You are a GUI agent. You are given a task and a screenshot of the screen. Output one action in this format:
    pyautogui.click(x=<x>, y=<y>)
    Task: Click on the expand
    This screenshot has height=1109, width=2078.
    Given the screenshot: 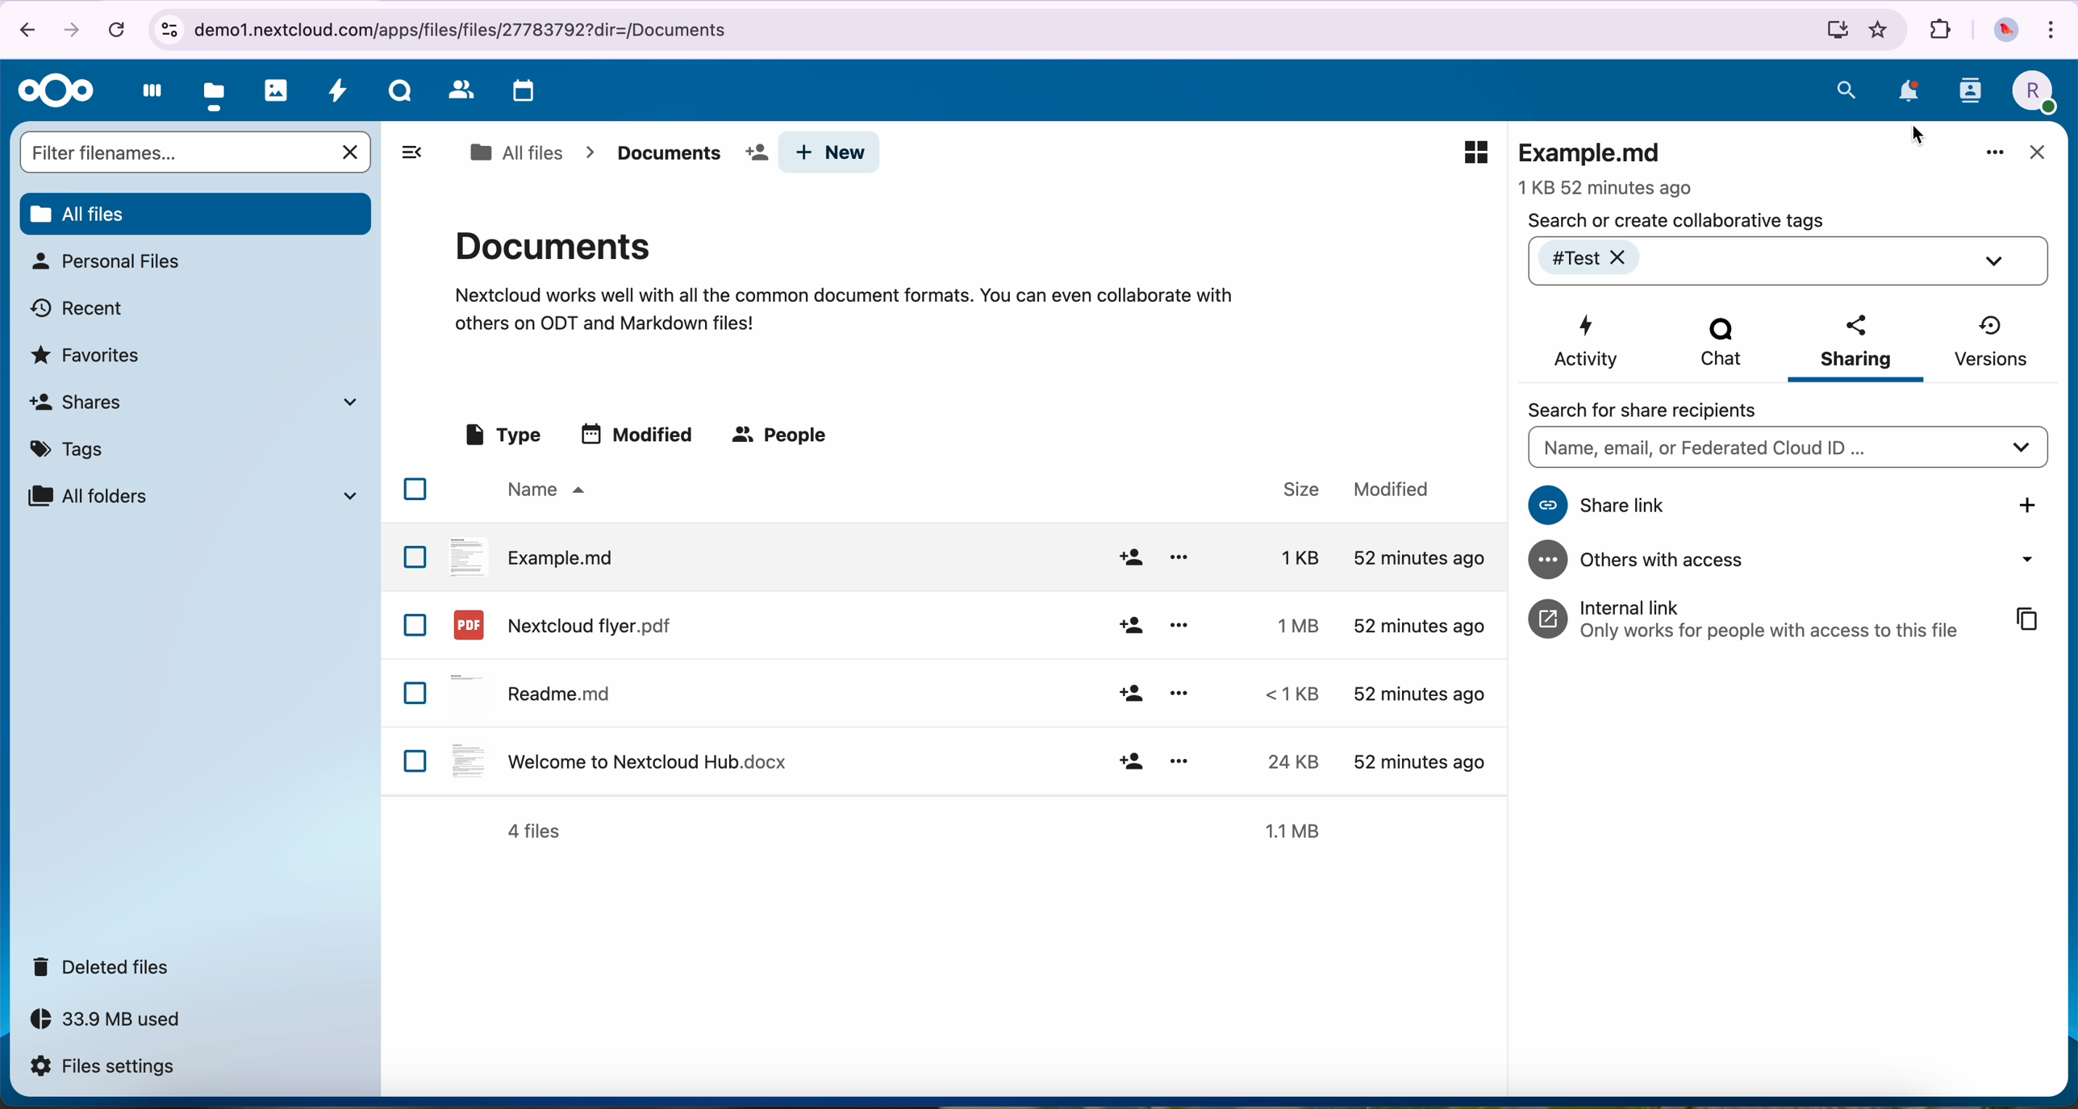 What is the action you would take?
    pyautogui.click(x=1998, y=261)
    